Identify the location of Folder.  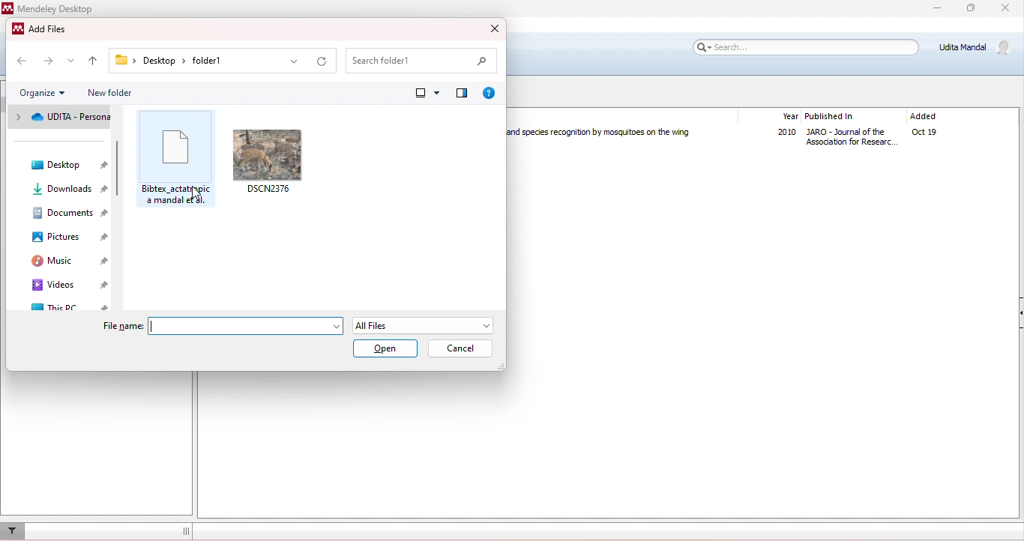
(121, 59).